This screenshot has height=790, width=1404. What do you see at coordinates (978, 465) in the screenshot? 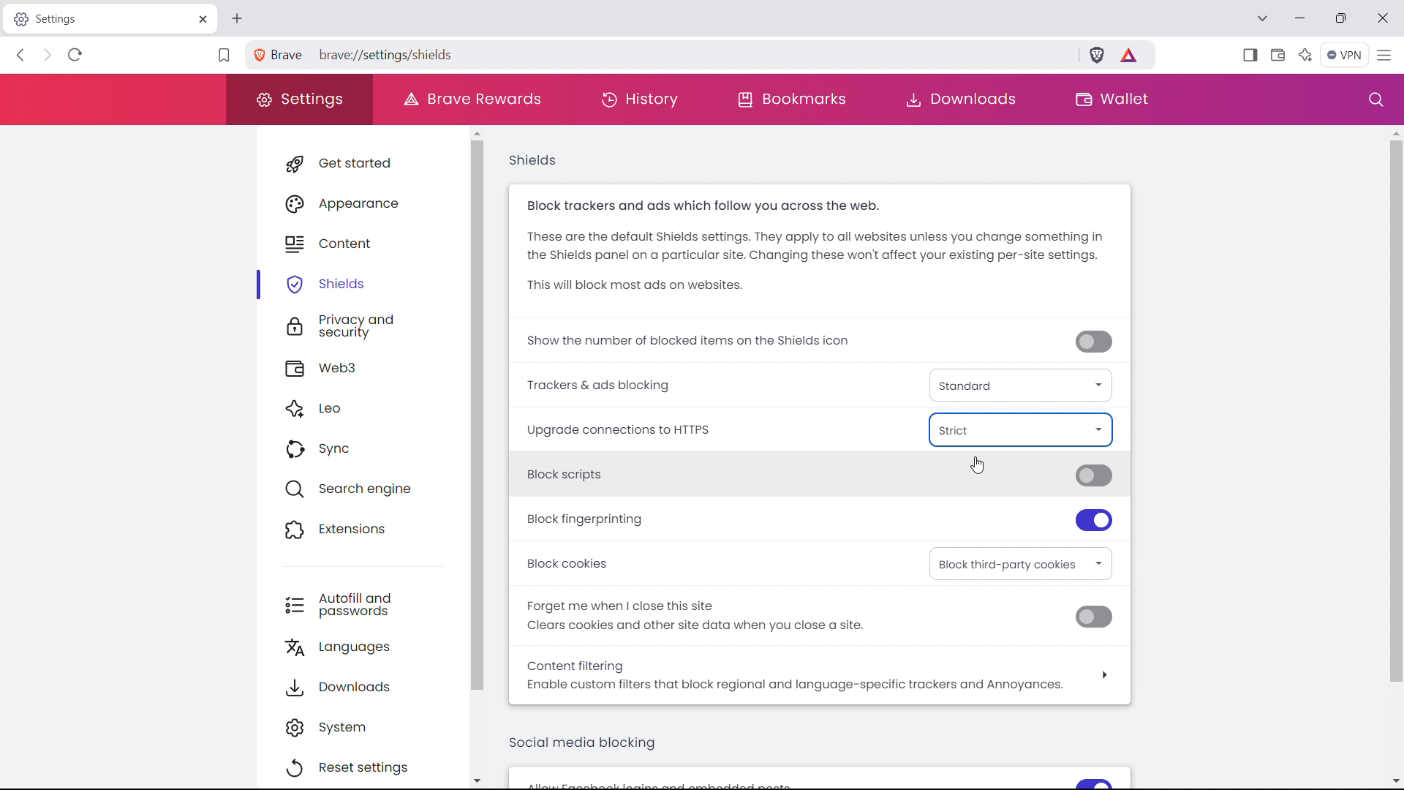
I see `cursor` at bounding box center [978, 465].